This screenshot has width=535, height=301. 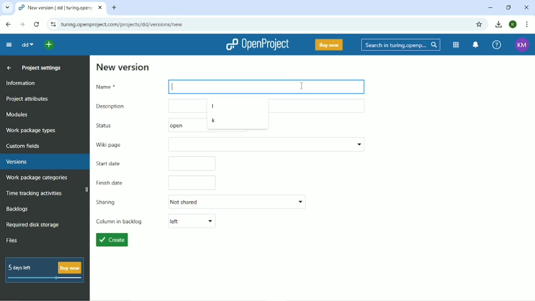 What do you see at coordinates (16, 209) in the screenshot?
I see `Backlogs` at bounding box center [16, 209].